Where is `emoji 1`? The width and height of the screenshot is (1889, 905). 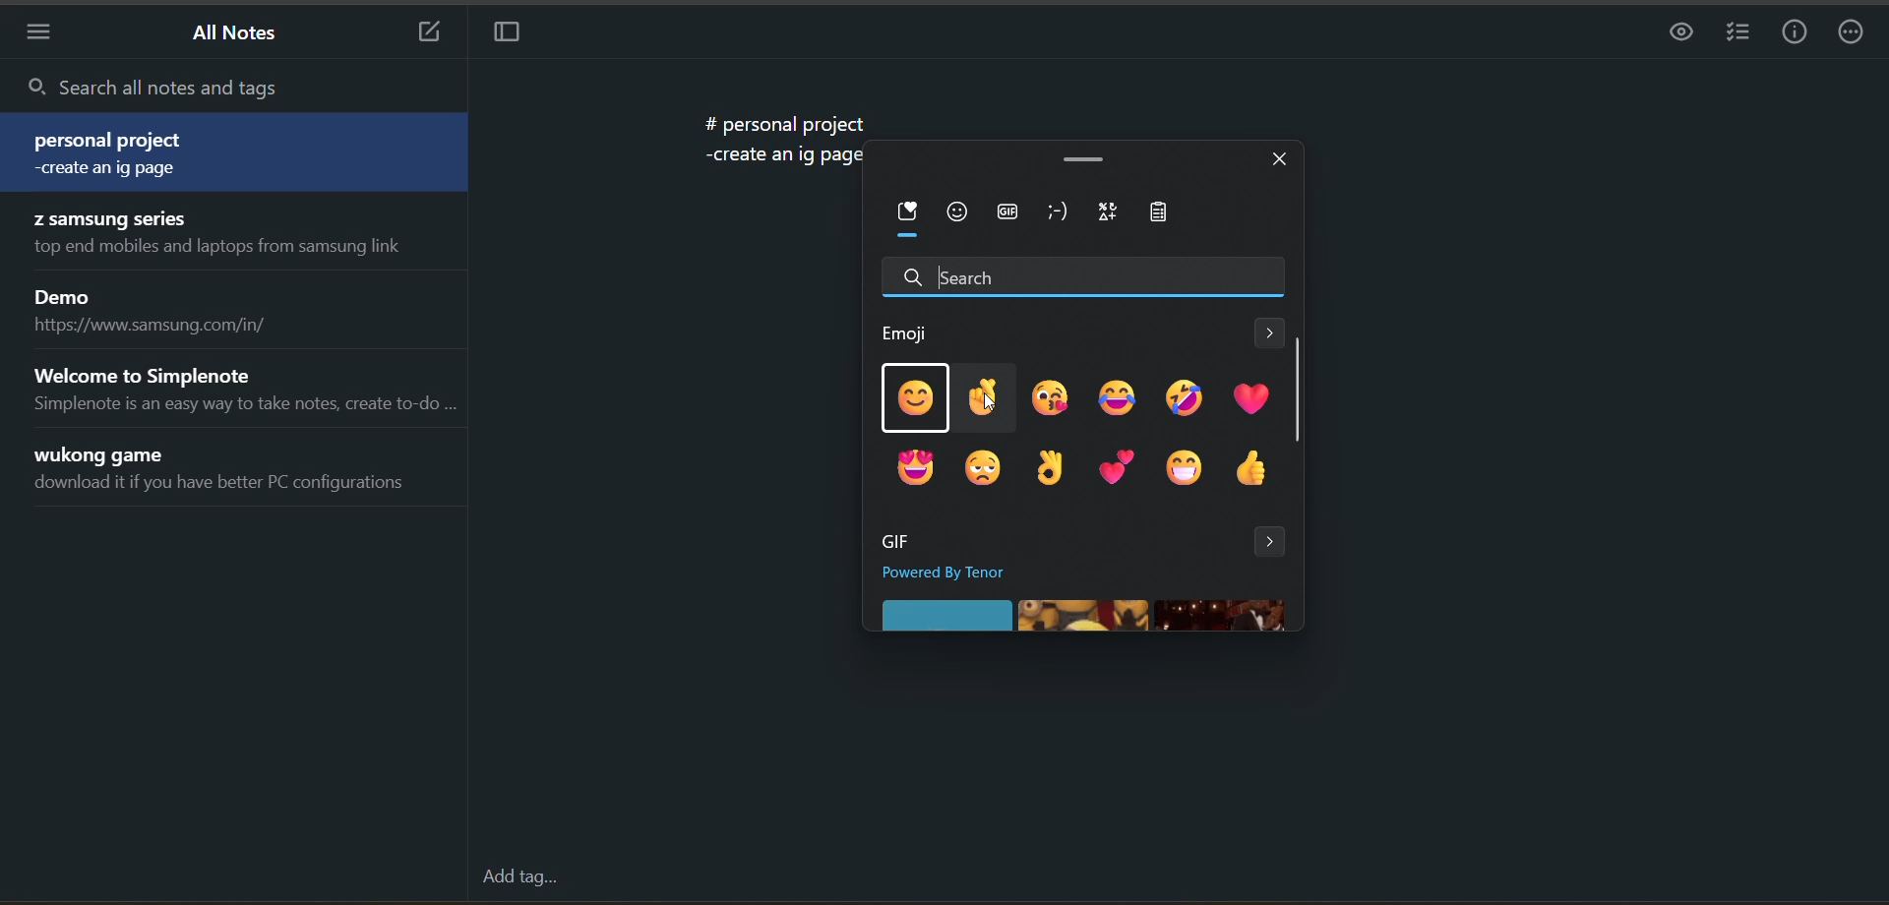 emoji 1 is located at coordinates (915, 398).